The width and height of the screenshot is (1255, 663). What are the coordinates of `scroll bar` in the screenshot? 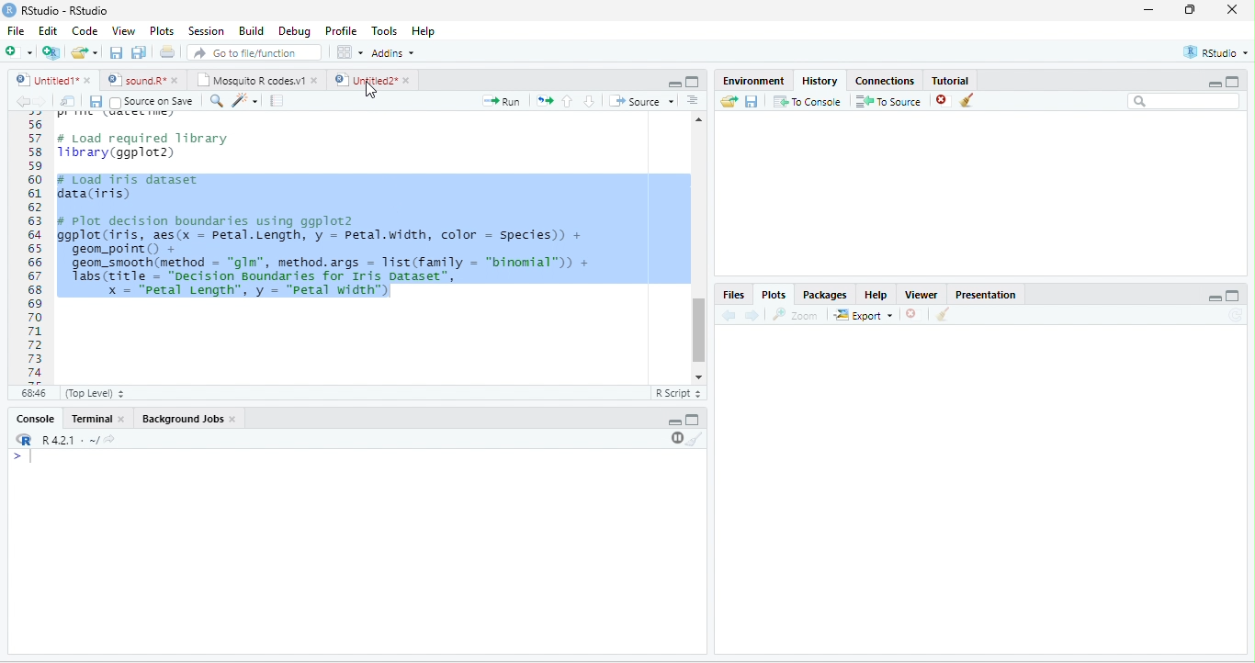 It's located at (699, 331).